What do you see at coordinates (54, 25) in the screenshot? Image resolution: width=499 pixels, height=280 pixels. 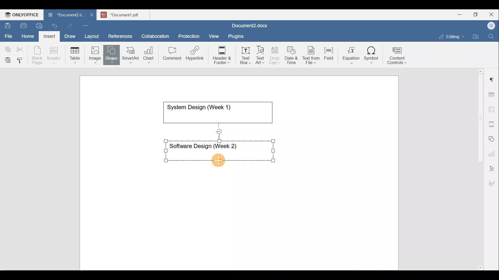 I see `Undo` at bounding box center [54, 25].